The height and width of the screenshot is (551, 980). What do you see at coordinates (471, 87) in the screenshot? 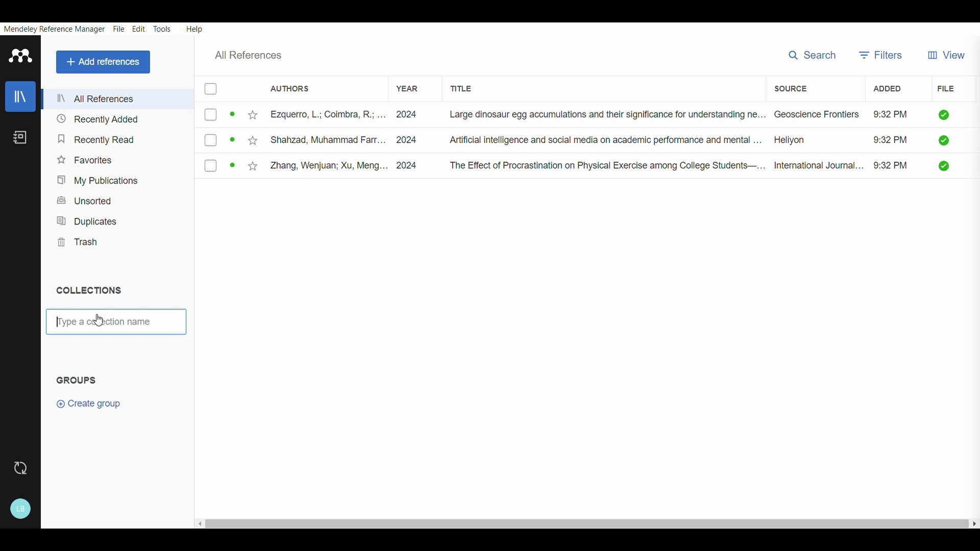
I see `TITLE` at bounding box center [471, 87].